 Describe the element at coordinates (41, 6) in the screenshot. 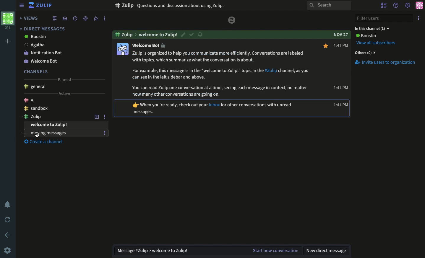

I see `Zulip` at that location.